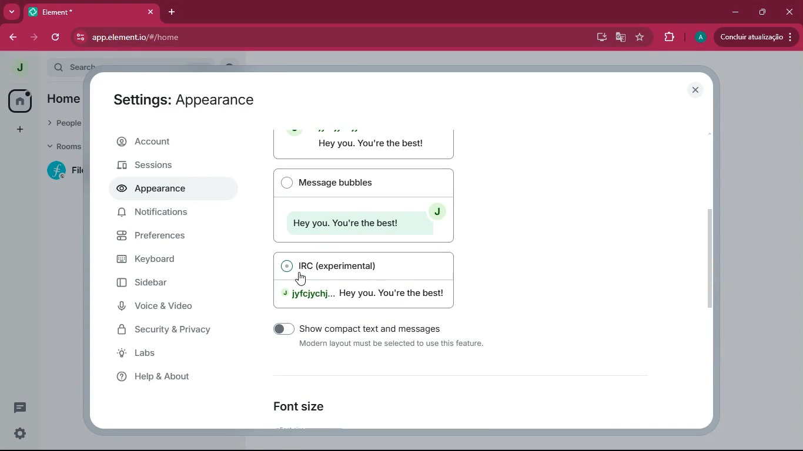 Image resolution: width=803 pixels, height=451 pixels. I want to click on scroll bar, so click(711, 256).